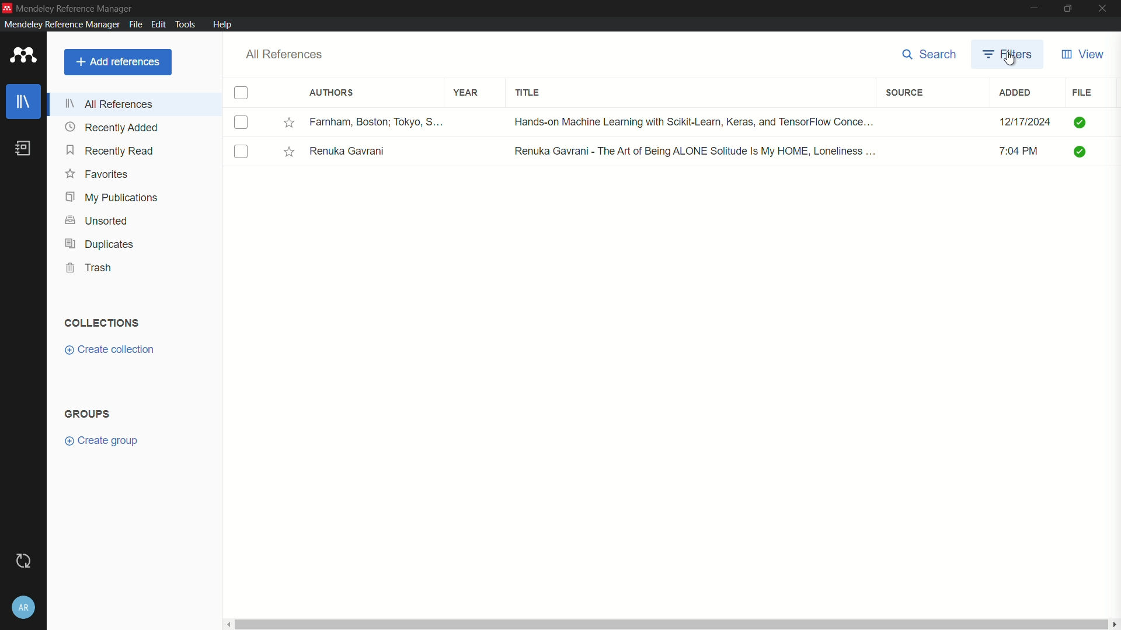 This screenshot has width=1121, height=630. I want to click on Starred, so click(288, 122).